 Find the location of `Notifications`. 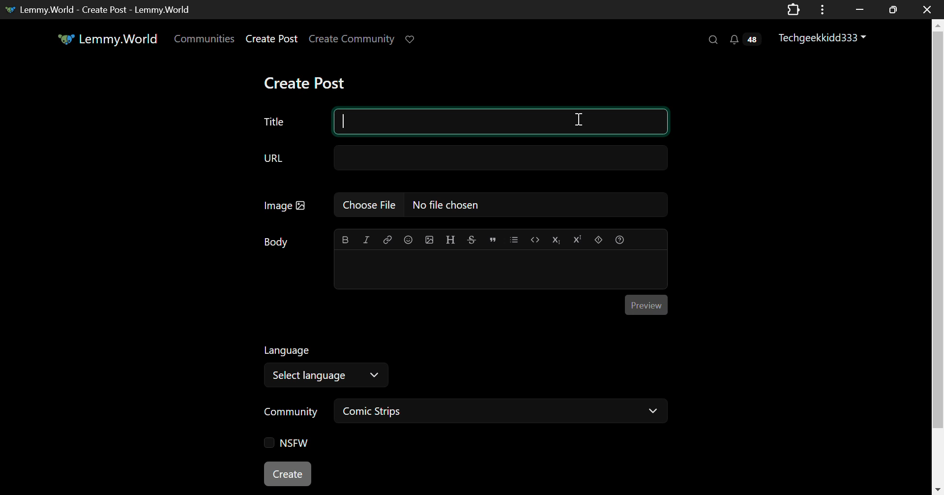

Notifications is located at coordinates (744, 40).